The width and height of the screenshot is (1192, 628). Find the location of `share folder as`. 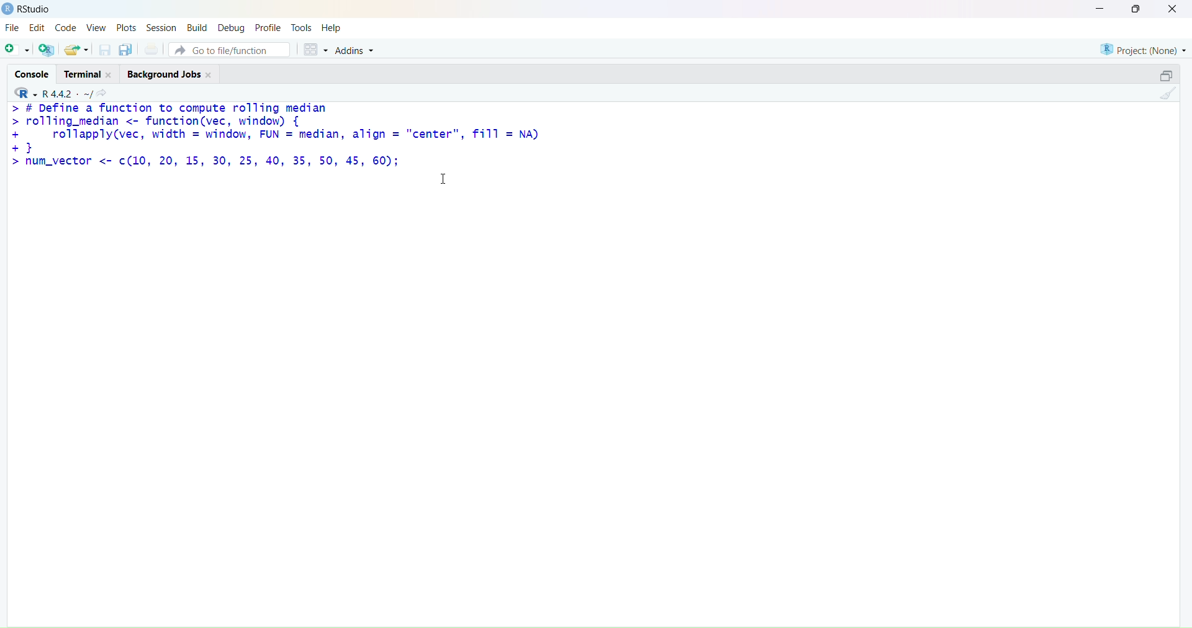

share folder as is located at coordinates (76, 50).